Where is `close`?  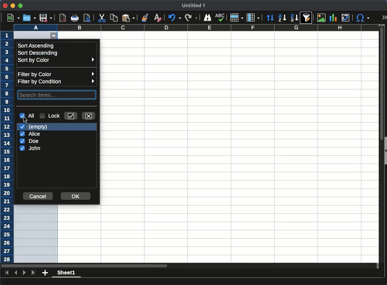
close is located at coordinates (5, 6).